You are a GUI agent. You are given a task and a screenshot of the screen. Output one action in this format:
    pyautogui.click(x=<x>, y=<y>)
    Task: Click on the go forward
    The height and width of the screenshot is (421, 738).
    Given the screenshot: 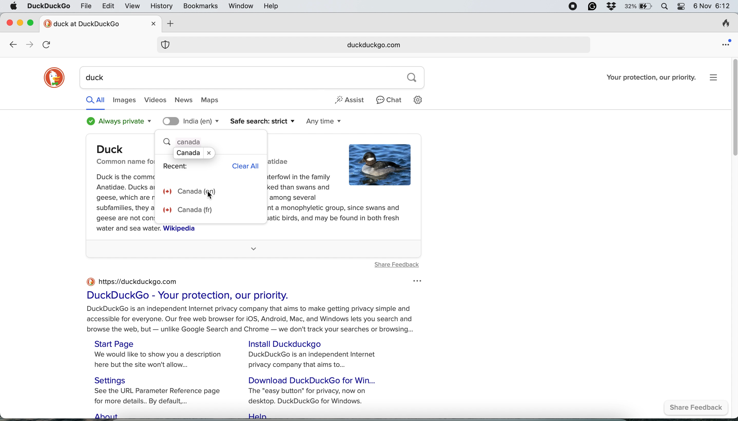 What is the action you would take?
    pyautogui.click(x=28, y=45)
    